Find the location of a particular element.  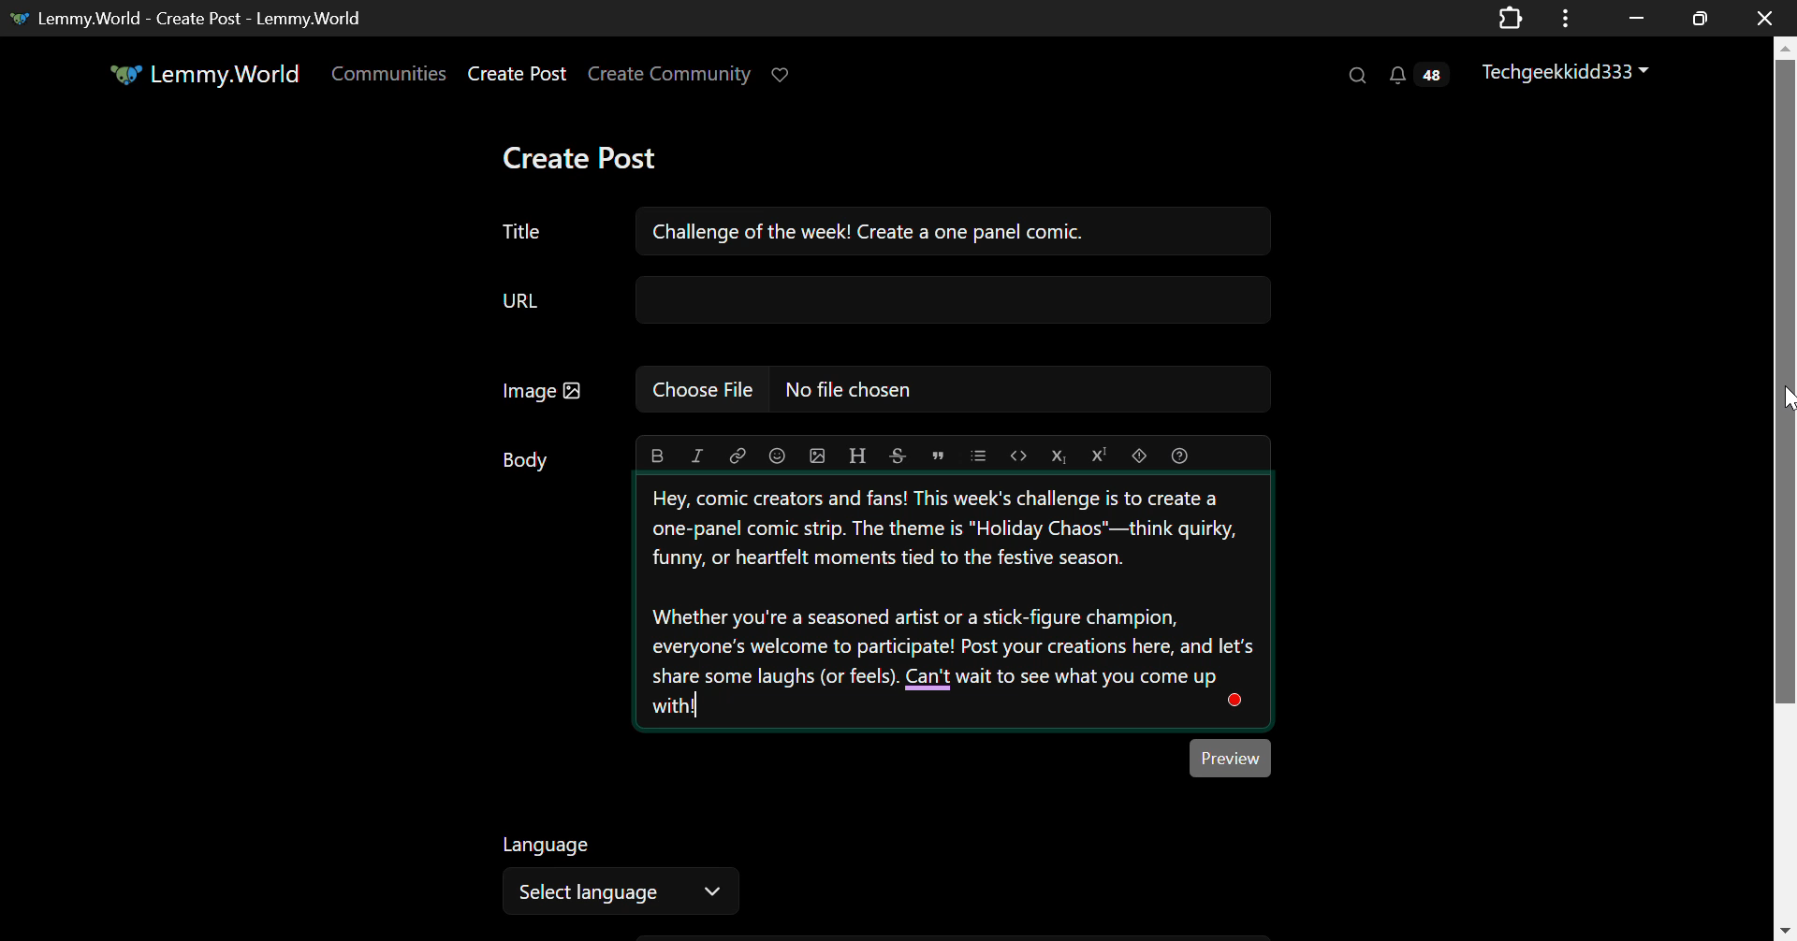

Select Language is located at coordinates (620, 892).